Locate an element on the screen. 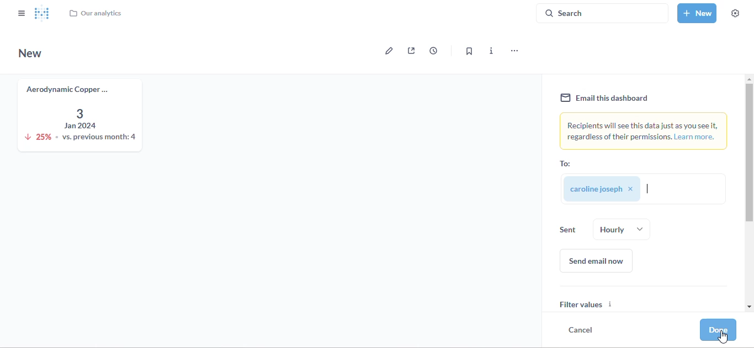 Image resolution: width=754 pixels, height=348 pixels. send email now is located at coordinates (597, 261).